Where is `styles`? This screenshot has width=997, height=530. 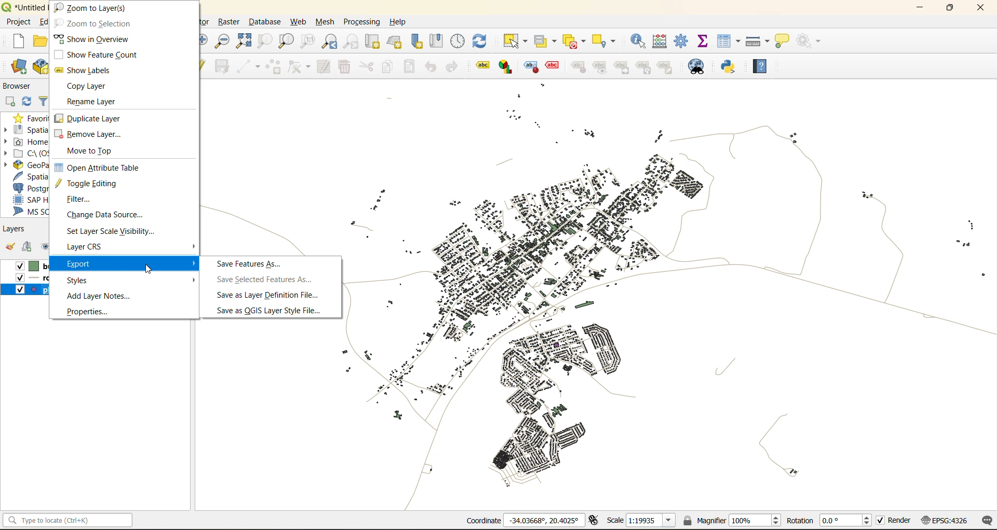 styles is located at coordinates (130, 280).